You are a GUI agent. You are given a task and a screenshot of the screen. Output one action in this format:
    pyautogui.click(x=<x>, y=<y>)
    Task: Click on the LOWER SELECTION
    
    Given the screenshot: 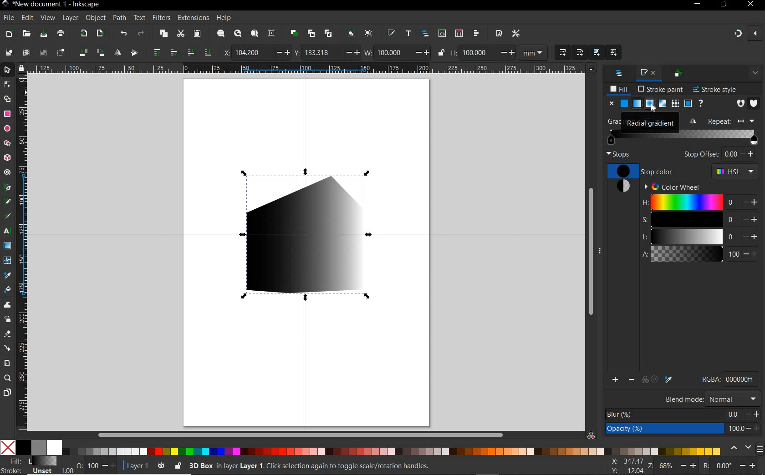 What is the action you would take?
    pyautogui.click(x=189, y=53)
    